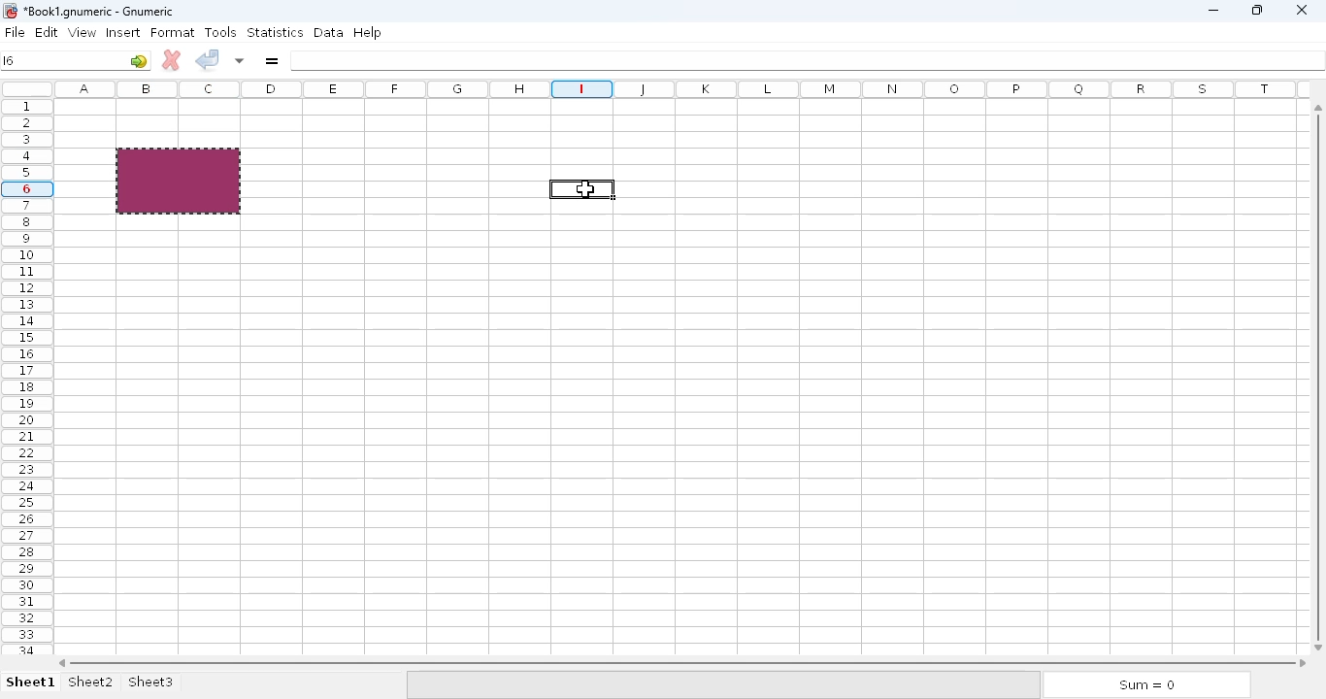  I want to click on sheet3, so click(151, 681).